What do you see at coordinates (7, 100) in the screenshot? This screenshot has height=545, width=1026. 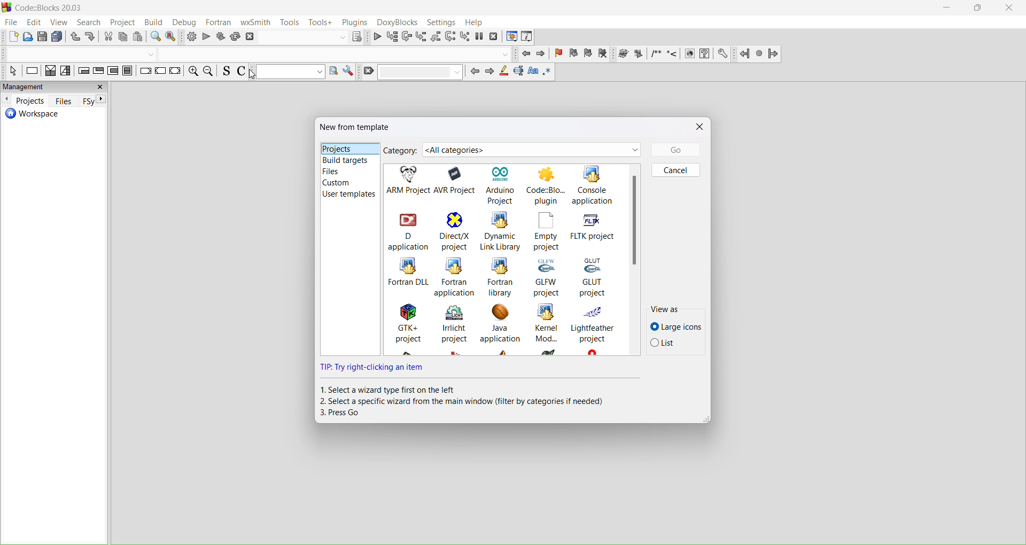 I see `previous` at bounding box center [7, 100].